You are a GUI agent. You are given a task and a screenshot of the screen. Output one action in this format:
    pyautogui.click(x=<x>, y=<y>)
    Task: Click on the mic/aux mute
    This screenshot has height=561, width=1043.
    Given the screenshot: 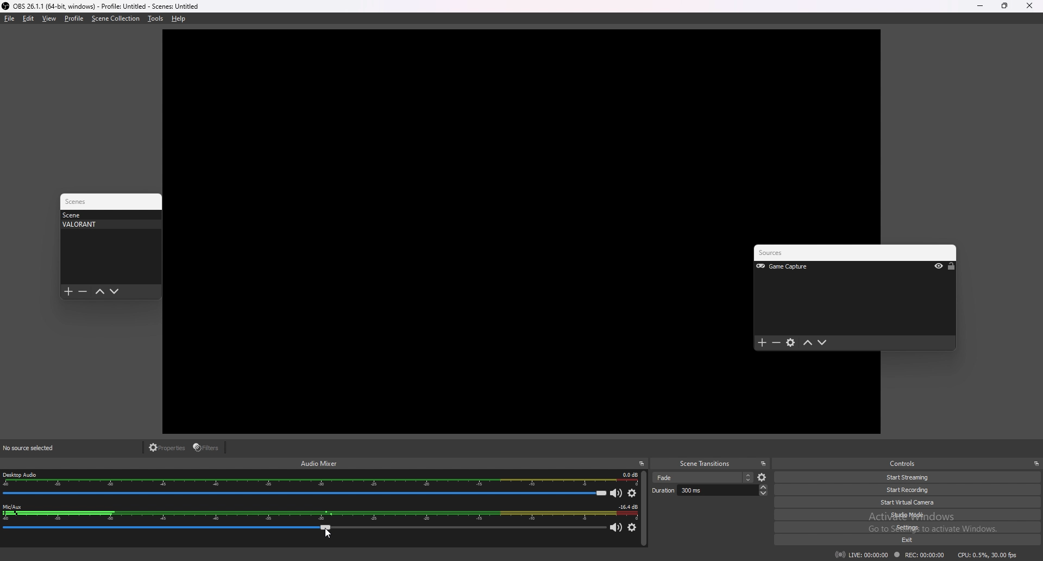 What is the action you would take?
    pyautogui.click(x=617, y=528)
    